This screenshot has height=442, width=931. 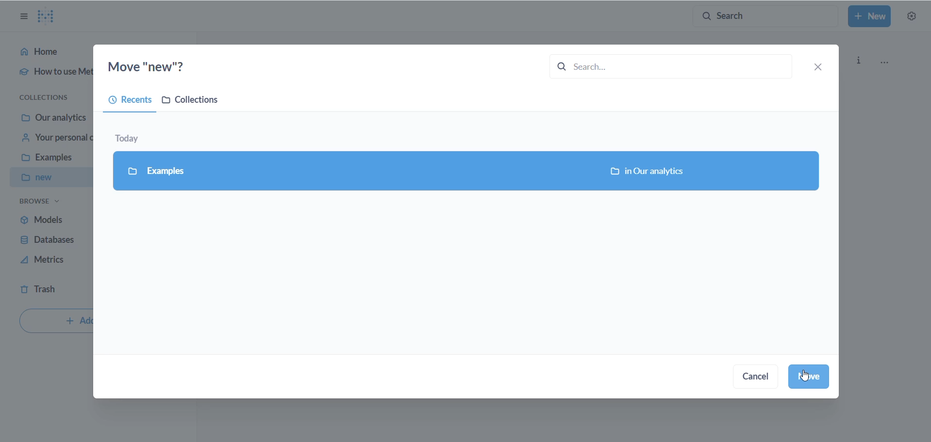 What do you see at coordinates (127, 102) in the screenshot?
I see `RECENTS` at bounding box center [127, 102].